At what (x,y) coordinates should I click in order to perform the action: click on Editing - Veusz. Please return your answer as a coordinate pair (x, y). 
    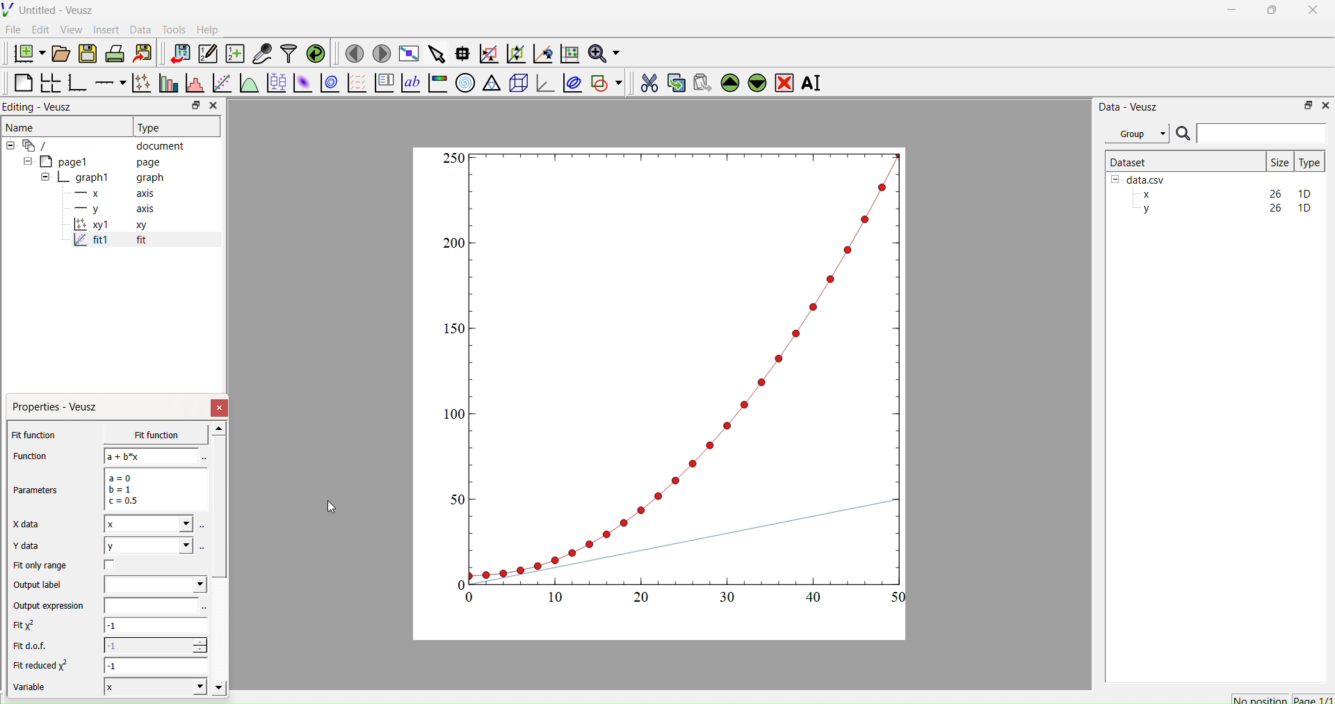
    Looking at the image, I should click on (42, 106).